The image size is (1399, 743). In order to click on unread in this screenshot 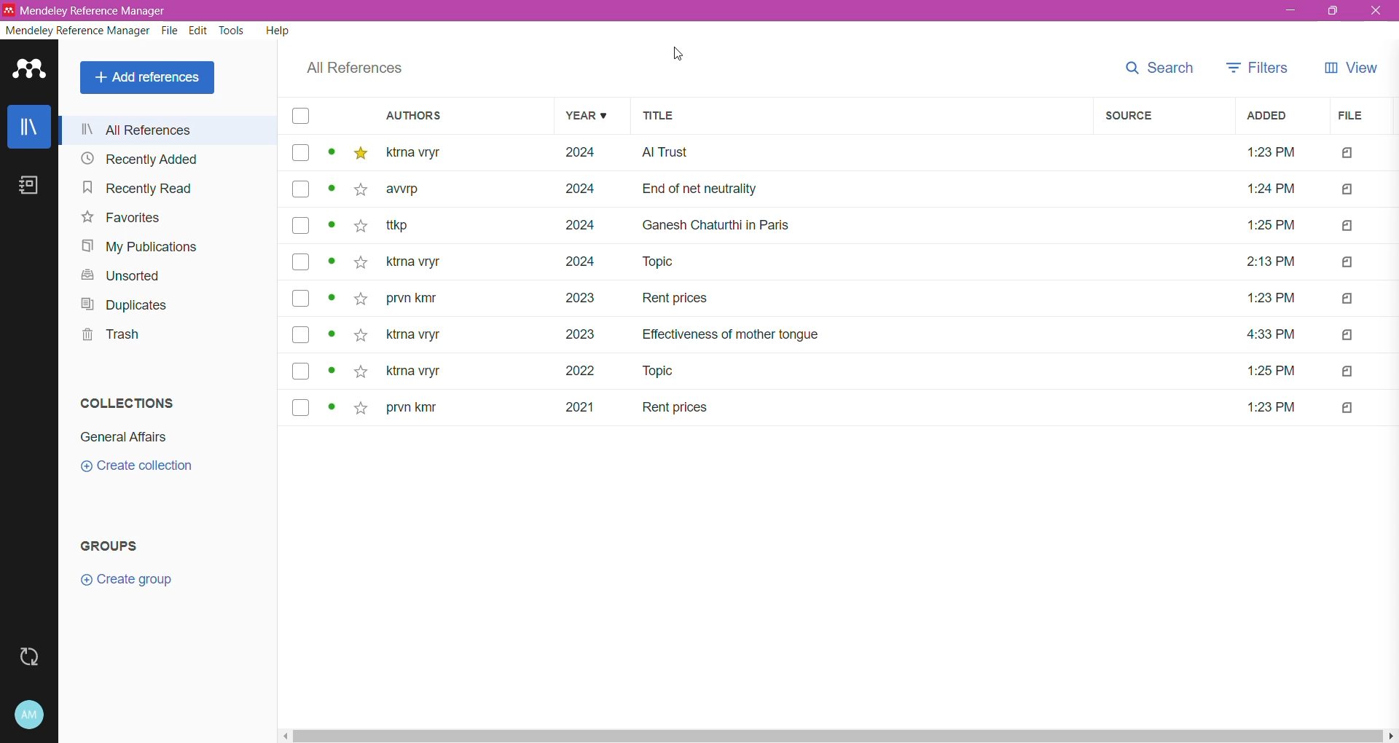, I will do `click(331, 334)`.